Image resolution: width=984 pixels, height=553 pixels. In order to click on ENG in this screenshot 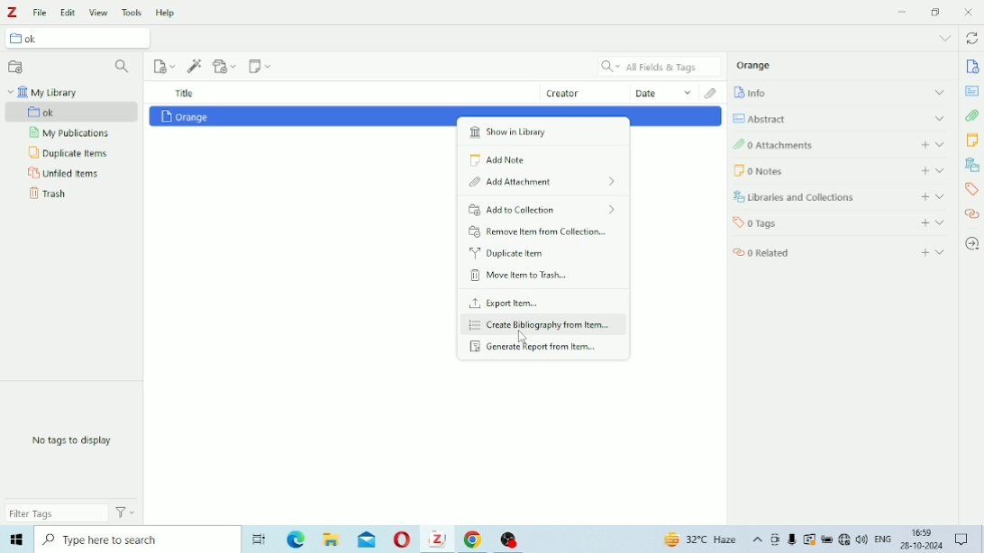, I will do `click(883, 538)`.